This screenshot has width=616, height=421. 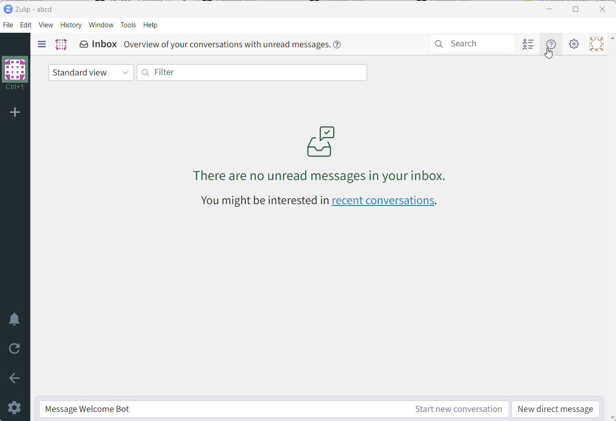 What do you see at coordinates (457, 409) in the screenshot?
I see `Start New Conversation` at bounding box center [457, 409].